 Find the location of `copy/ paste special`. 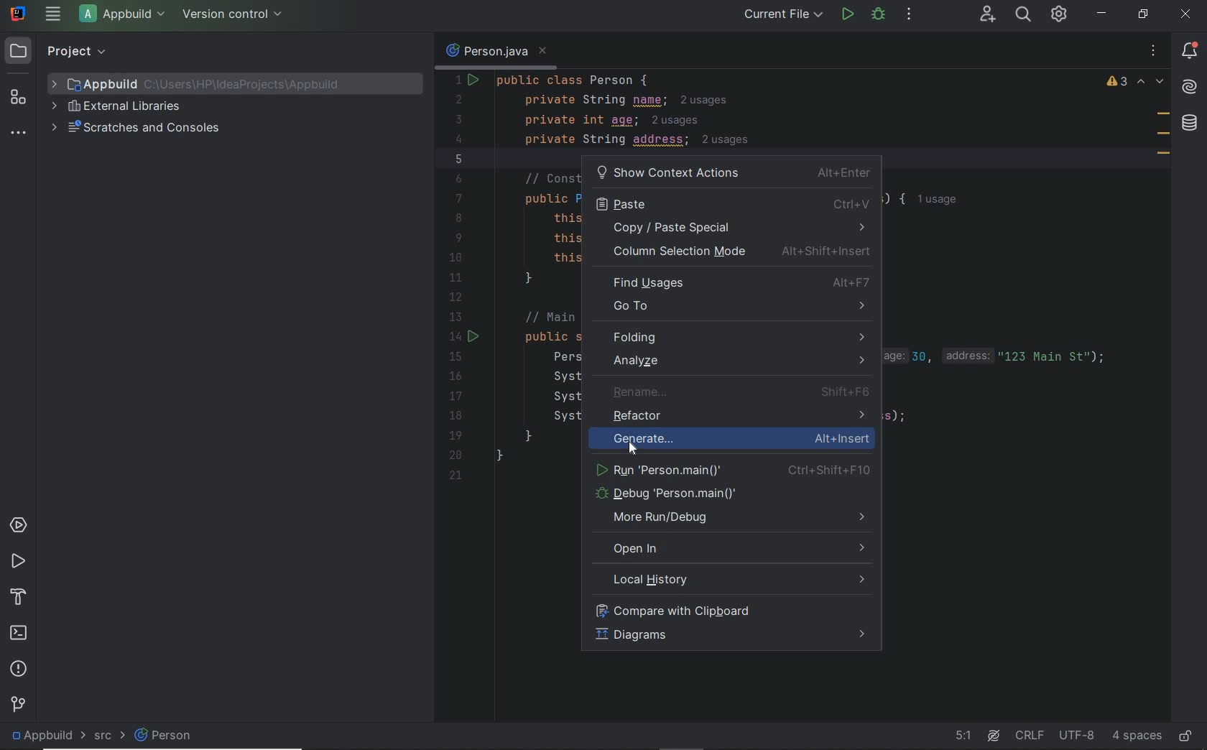

copy/ paste special is located at coordinates (731, 228).